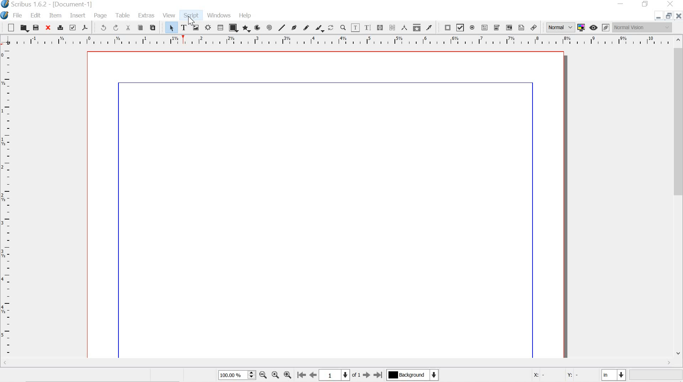 This screenshot has width=683, height=382. What do you see at coordinates (47, 28) in the screenshot?
I see `close` at bounding box center [47, 28].